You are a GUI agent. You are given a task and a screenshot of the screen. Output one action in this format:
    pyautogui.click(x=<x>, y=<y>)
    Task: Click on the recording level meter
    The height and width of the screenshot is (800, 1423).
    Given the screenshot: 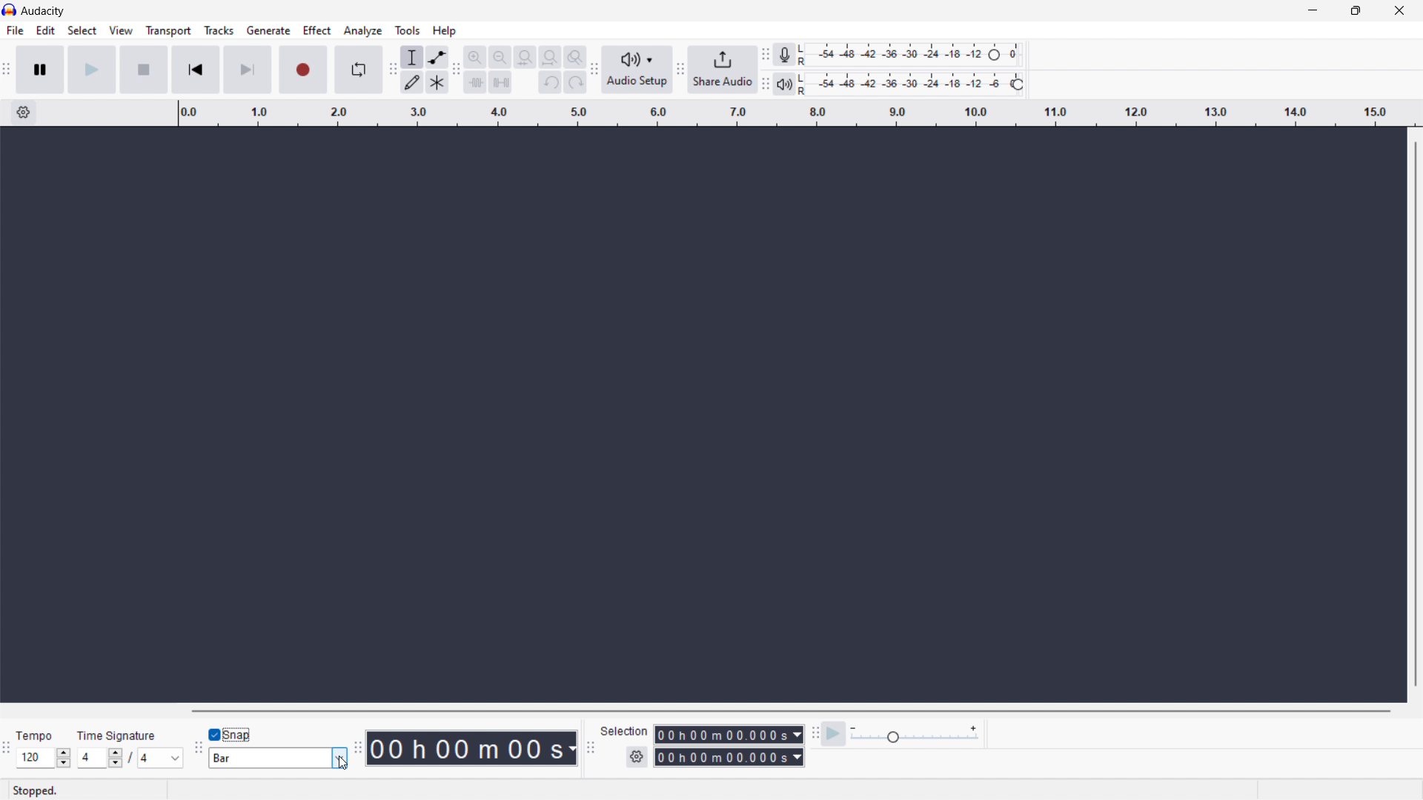 What is the action you would take?
    pyautogui.click(x=912, y=55)
    